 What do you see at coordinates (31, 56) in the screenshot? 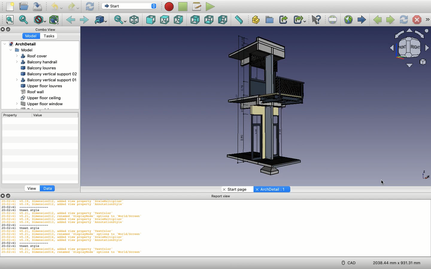
I see `Roof cover` at bounding box center [31, 56].